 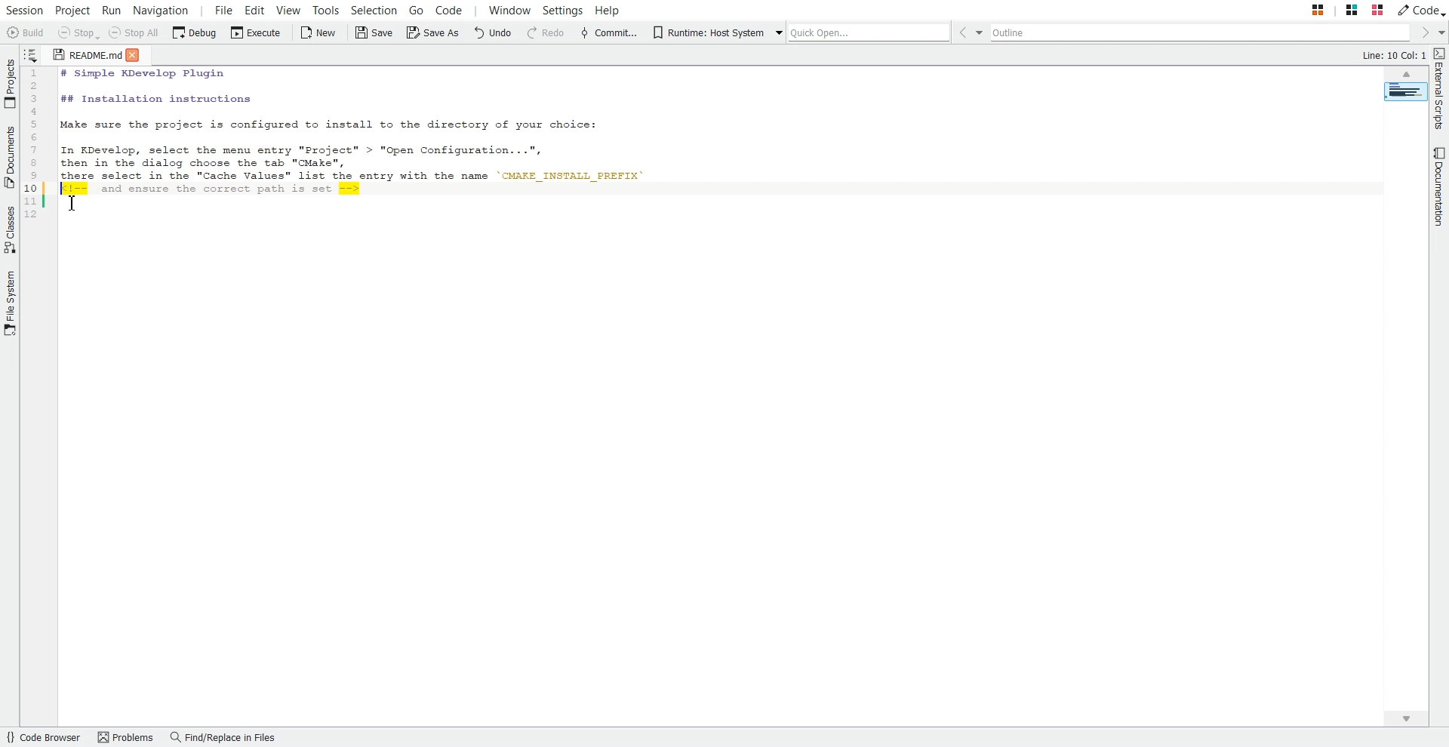 I want to click on there select is the "Cache Values" list the entry with the name 'CMAKE_INSTALL_PREFIX', so click(x=365, y=177).